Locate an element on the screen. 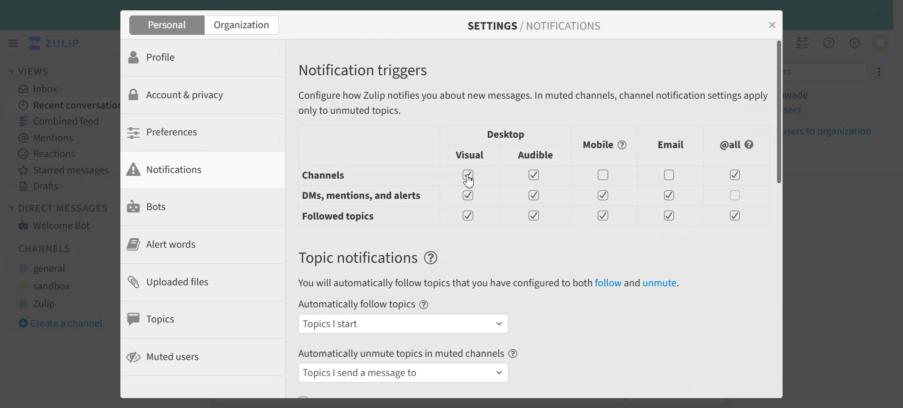 The height and width of the screenshot is (408, 903). Topics is located at coordinates (190, 319).